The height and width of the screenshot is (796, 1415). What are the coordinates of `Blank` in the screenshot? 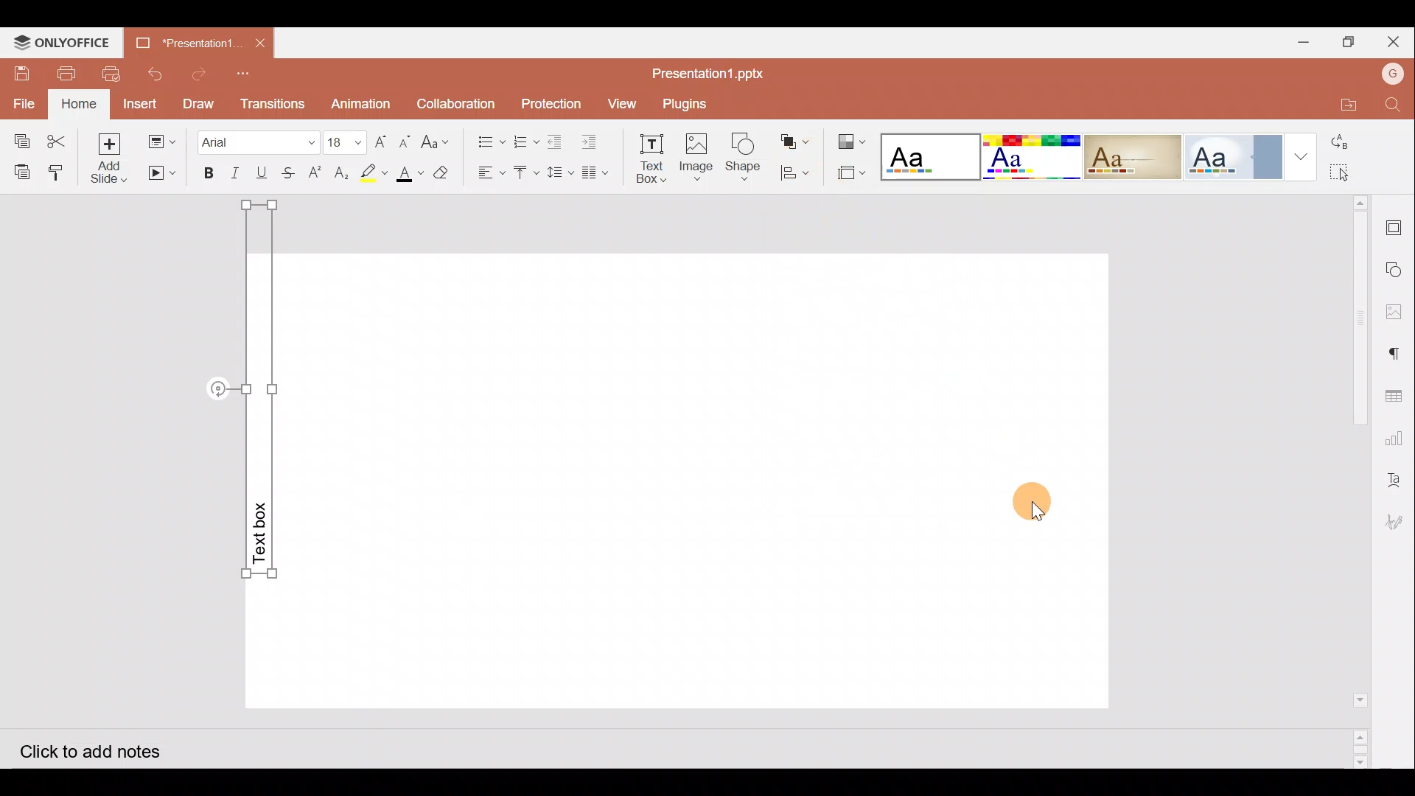 It's located at (927, 155).